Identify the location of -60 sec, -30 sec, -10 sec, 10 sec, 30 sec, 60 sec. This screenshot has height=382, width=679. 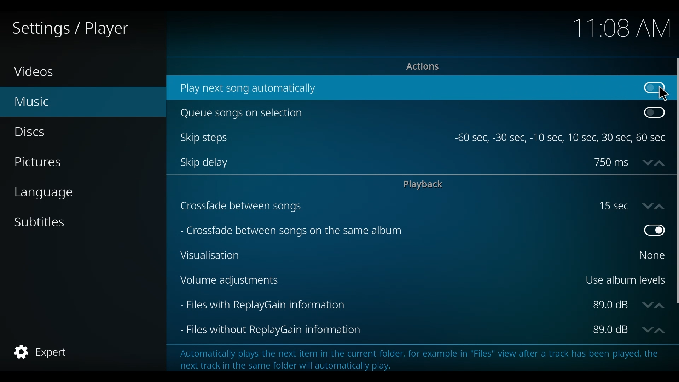
(561, 138).